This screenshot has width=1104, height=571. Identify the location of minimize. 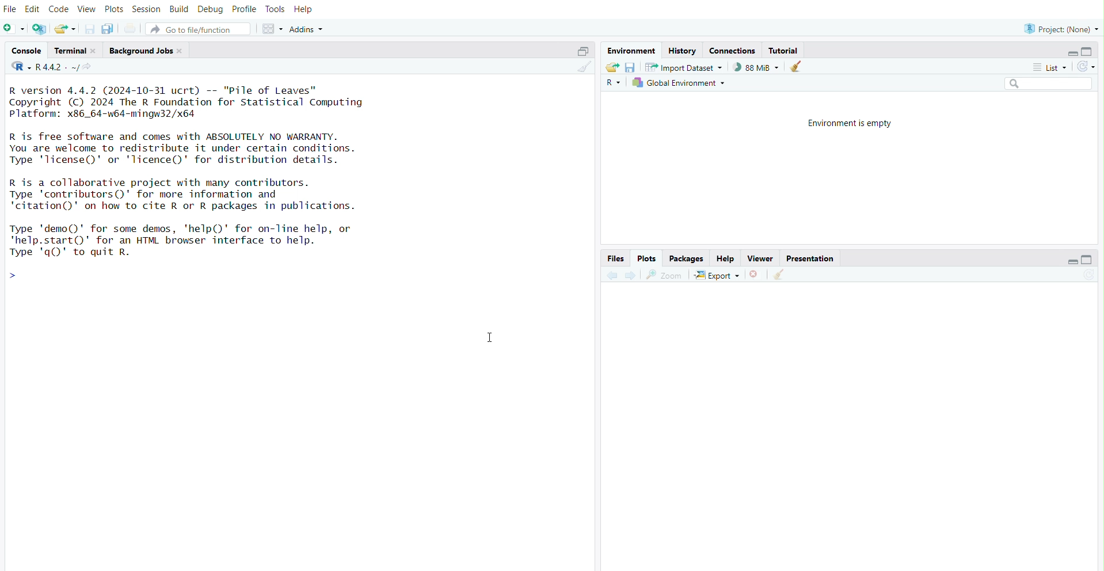
(1069, 260).